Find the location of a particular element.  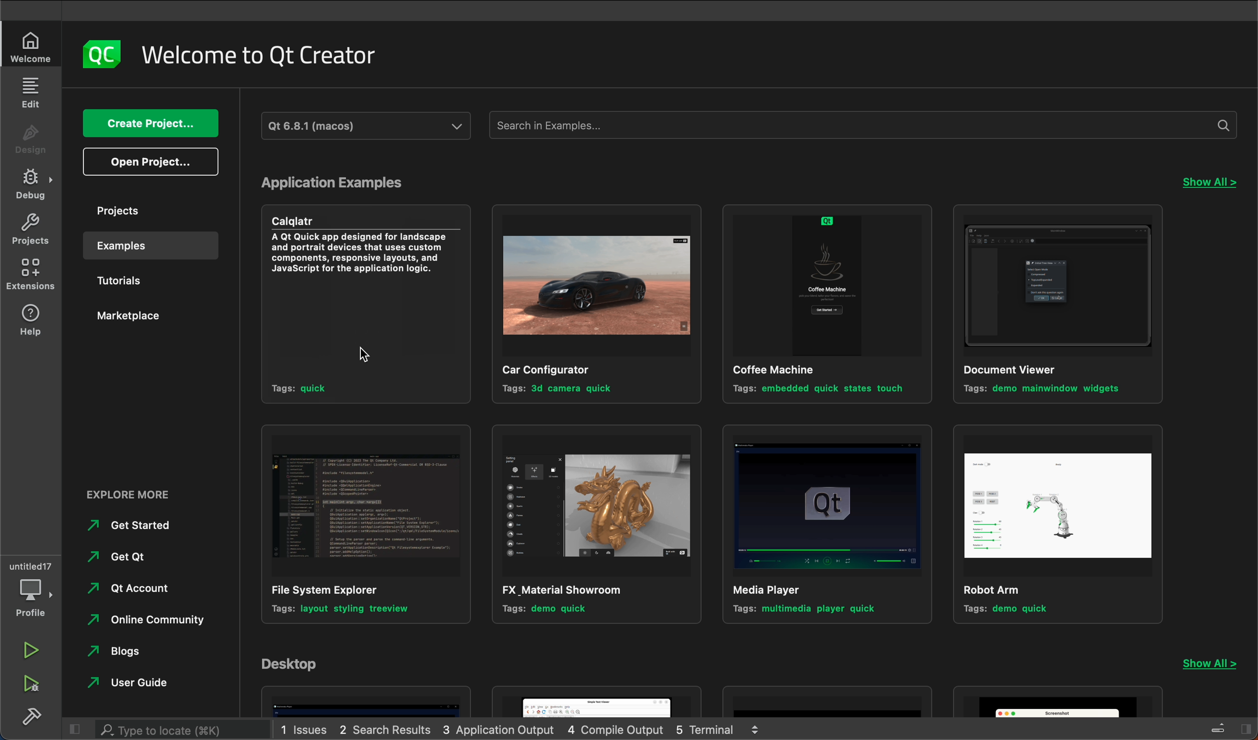

build is located at coordinates (34, 715).